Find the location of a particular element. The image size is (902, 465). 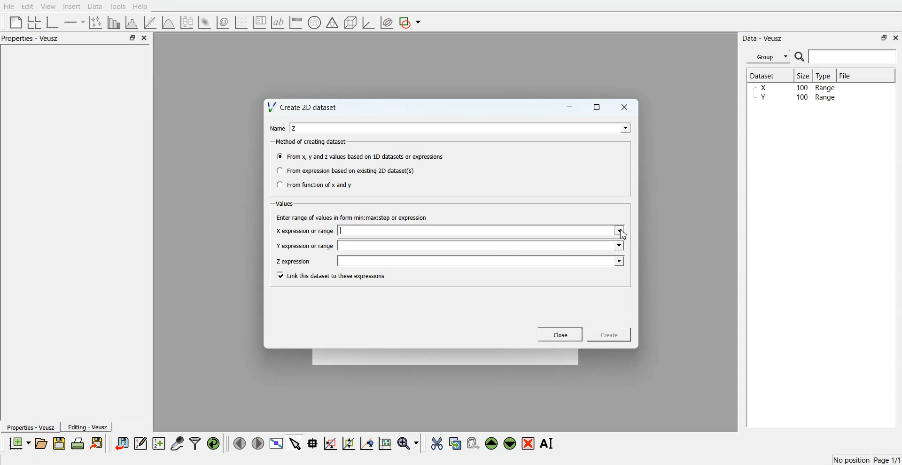

Fit a function of data is located at coordinates (149, 23).